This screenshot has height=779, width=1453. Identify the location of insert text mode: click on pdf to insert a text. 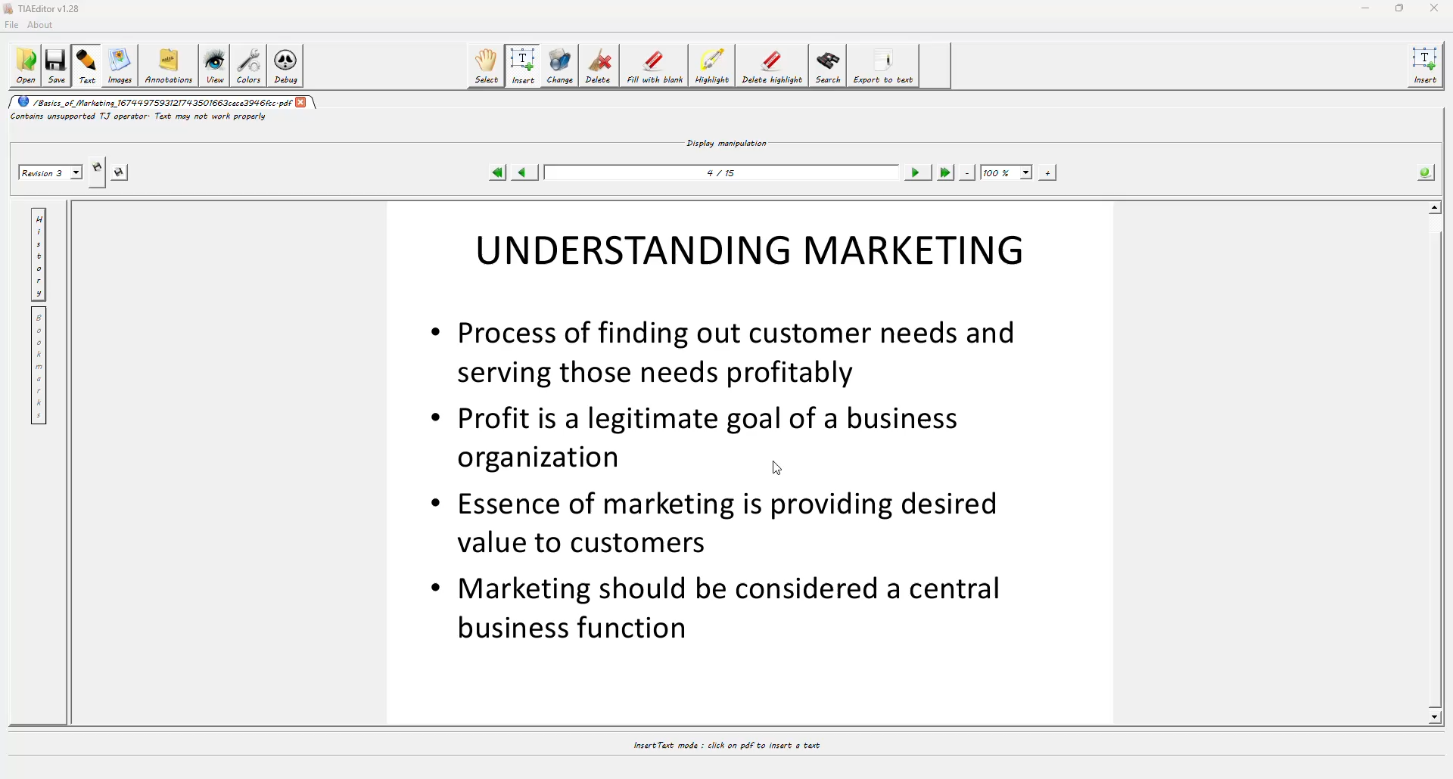
(725, 745).